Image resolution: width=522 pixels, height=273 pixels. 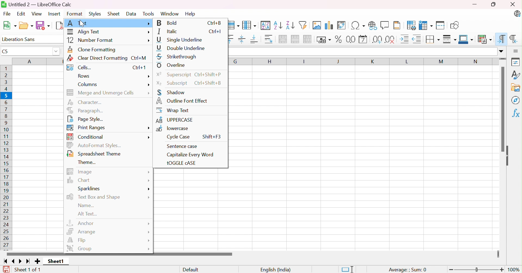 I want to click on Export as PDF, so click(x=59, y=26).